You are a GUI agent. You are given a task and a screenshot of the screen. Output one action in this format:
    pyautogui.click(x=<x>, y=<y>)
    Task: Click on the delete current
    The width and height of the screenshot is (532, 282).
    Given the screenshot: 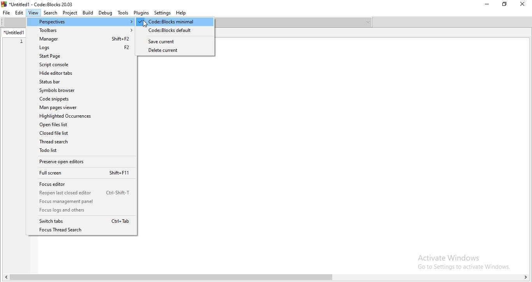 What is the action you would take?
    pyautogui.click(x=178, y=51)
    